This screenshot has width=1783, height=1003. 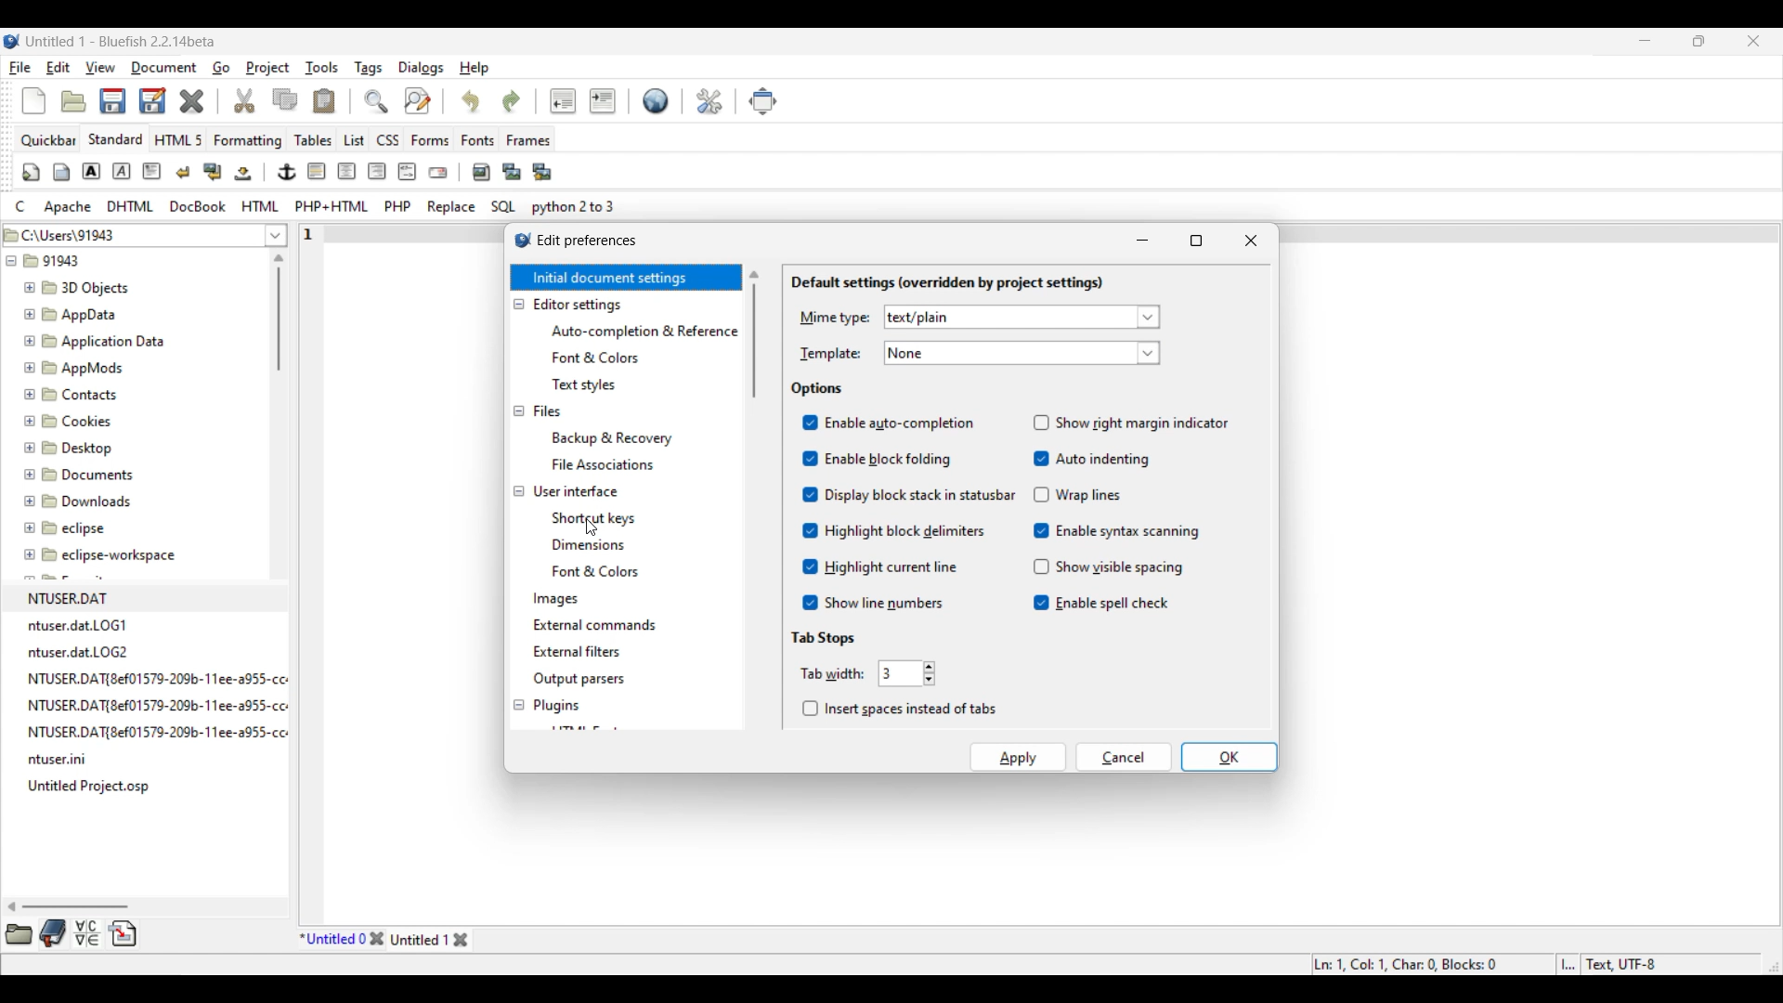 I want to click on Files settings, so click(x=547, y=411).